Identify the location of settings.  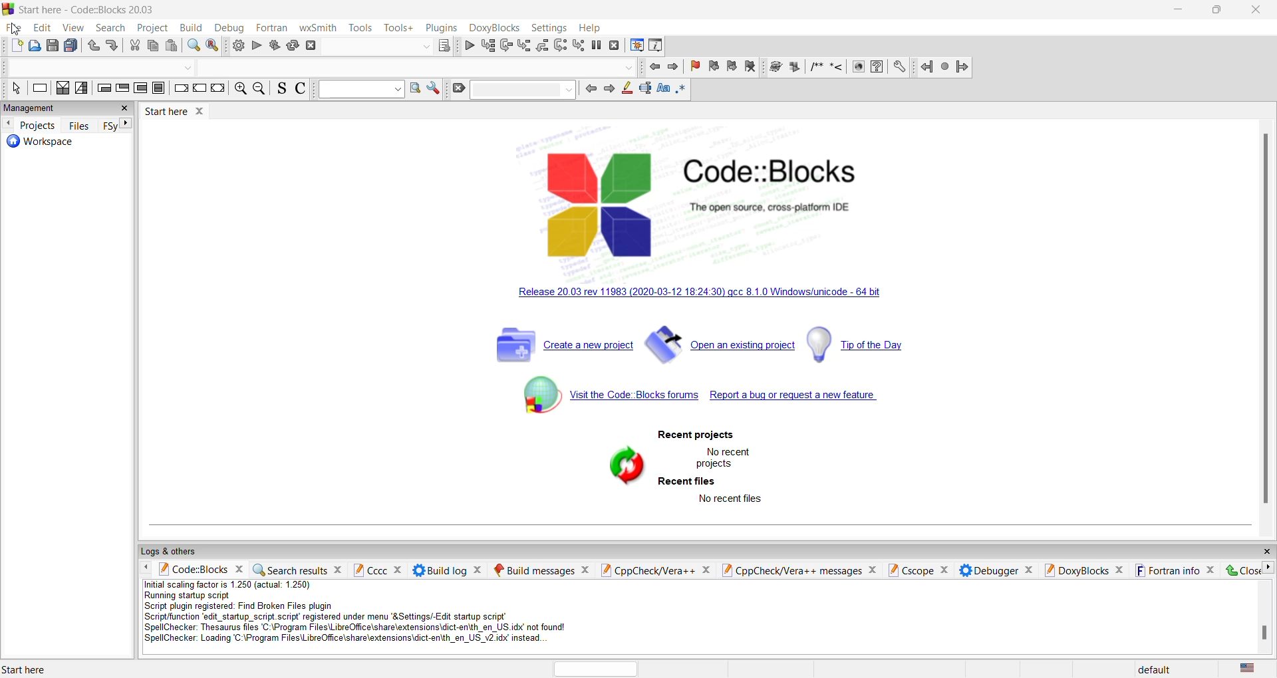
(434, 88).